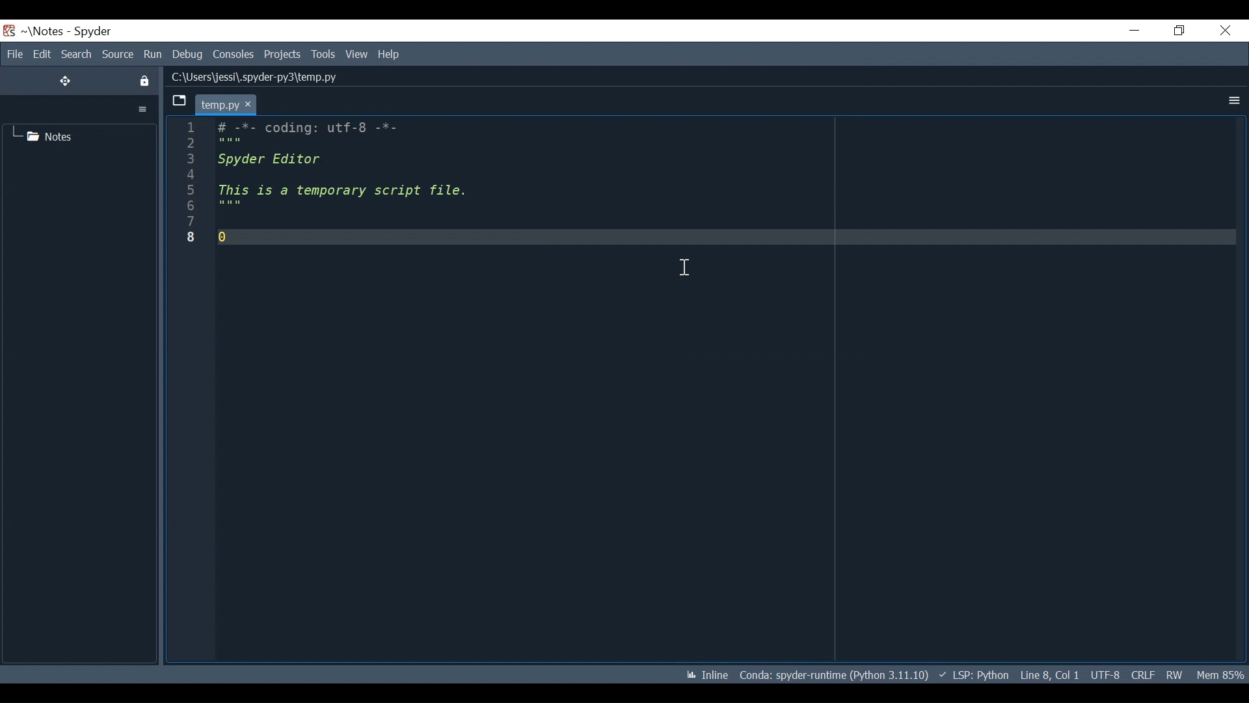  I want to click on # -*- coding: utf-8 -*-Spyder EditorThis is a temporary script file—————, so click(347, 184).